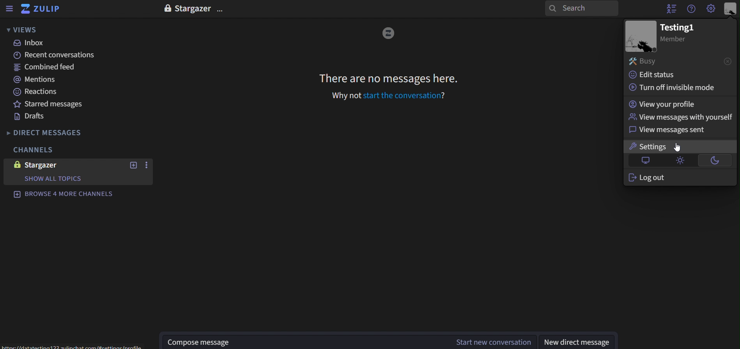  Describe the element at coordinates (660, 75) in the screenshot. I see `edit status` at that location.